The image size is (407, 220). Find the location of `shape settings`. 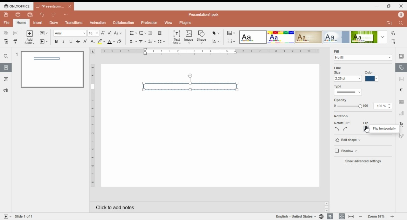

shape settings is located at coordinates (401, 68).